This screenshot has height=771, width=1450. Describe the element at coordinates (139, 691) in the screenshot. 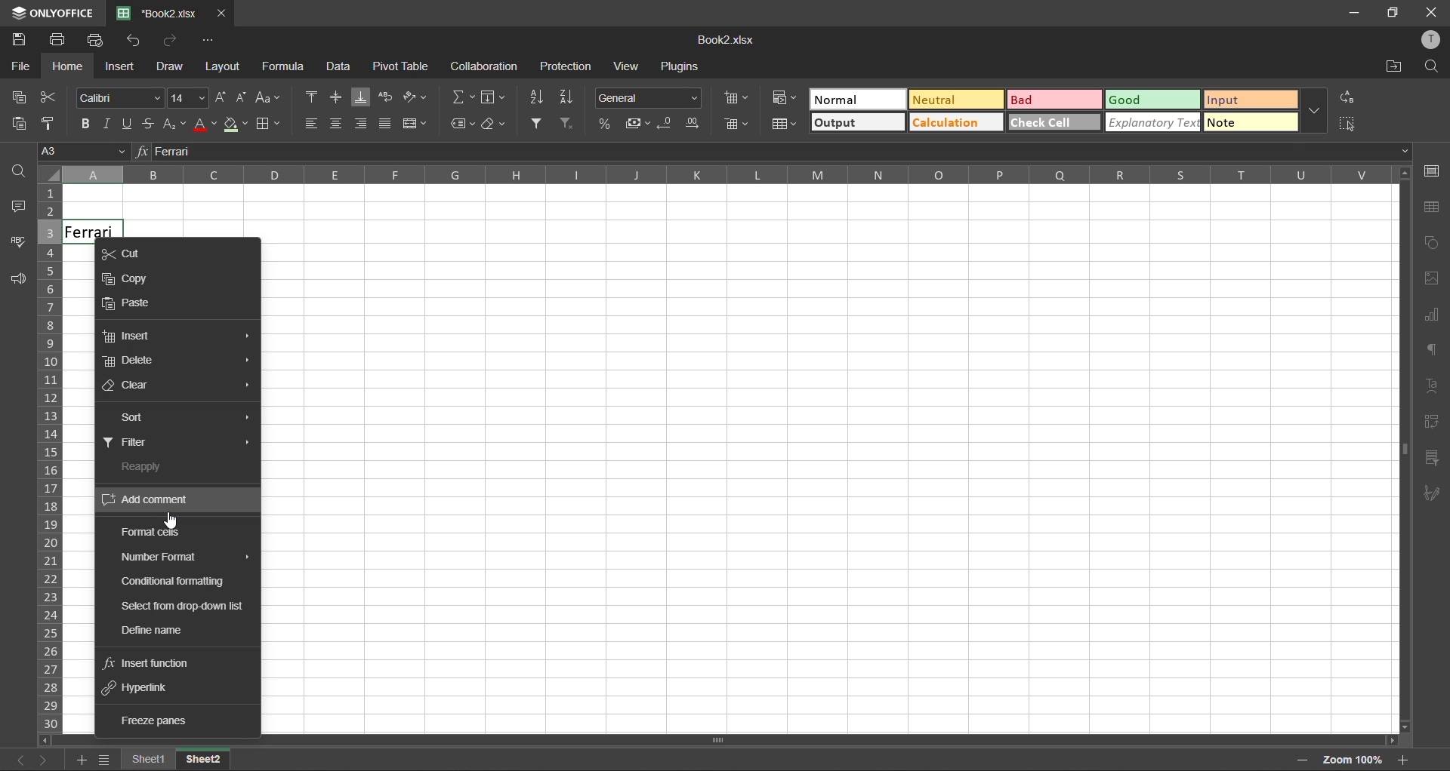

I see `hyperlink` at that location.